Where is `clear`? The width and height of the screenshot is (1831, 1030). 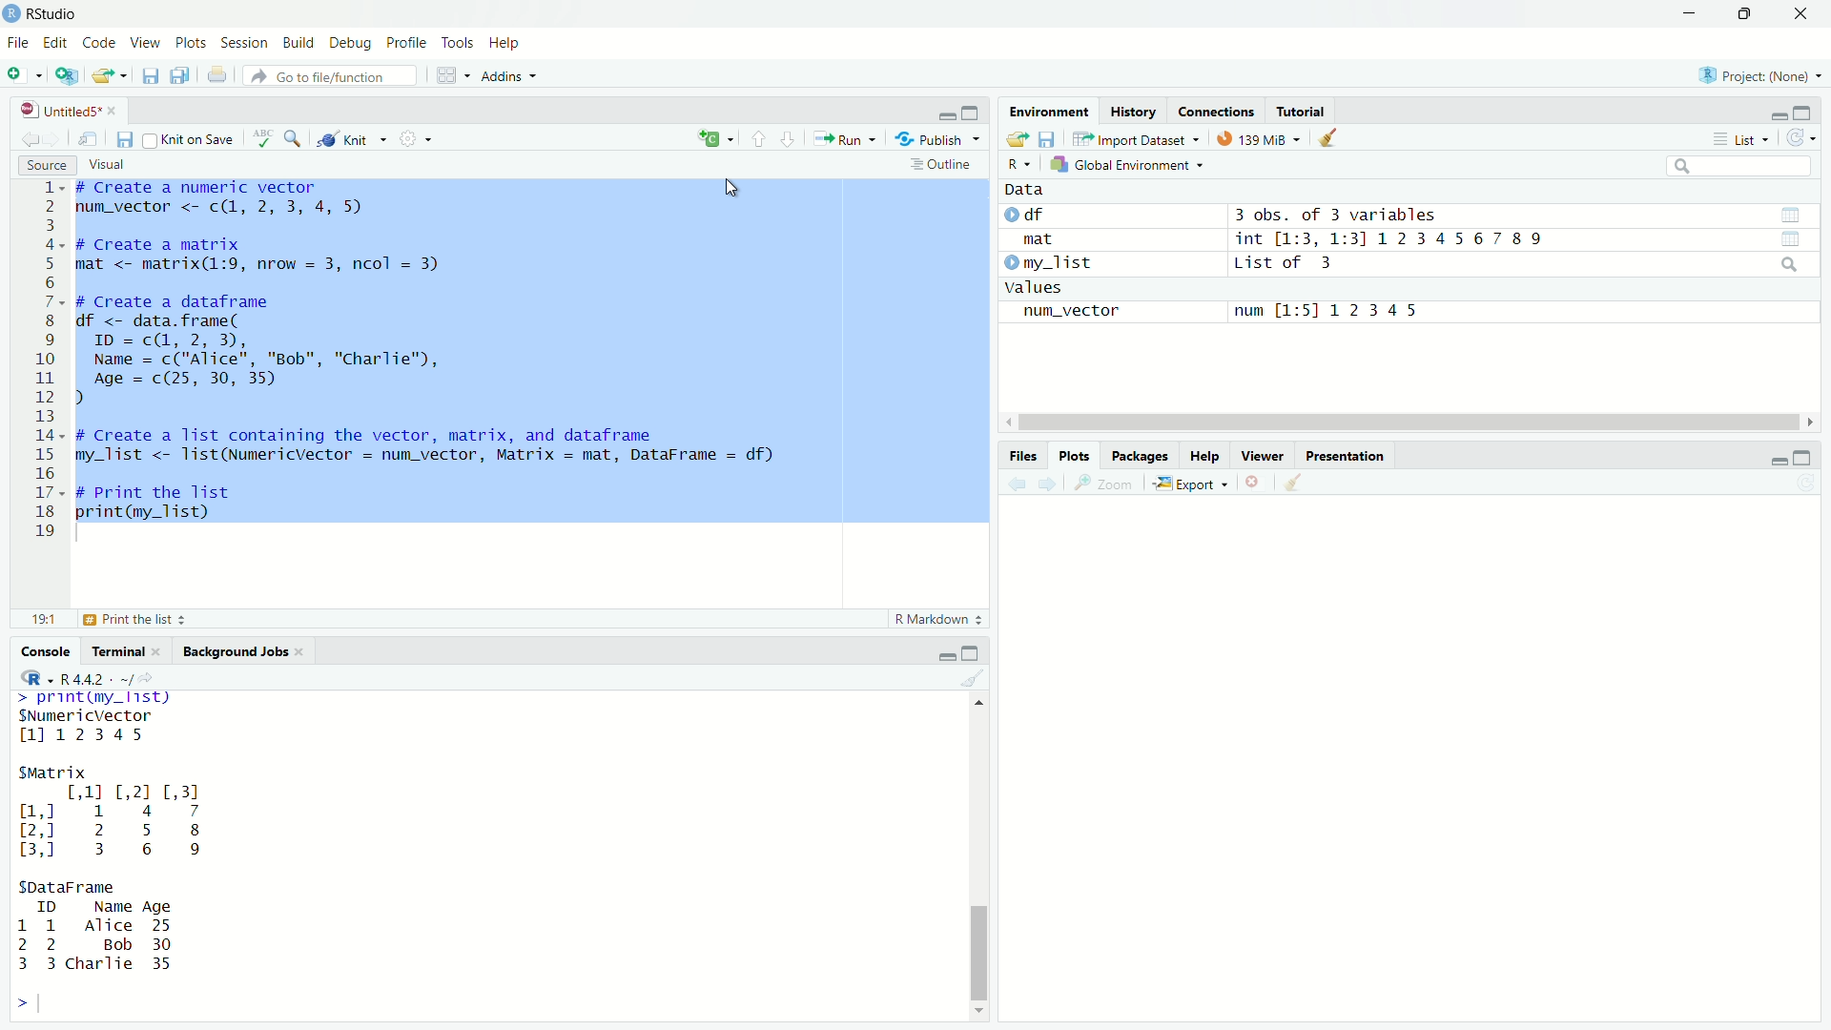
clear is located at coordinates (977, 679).